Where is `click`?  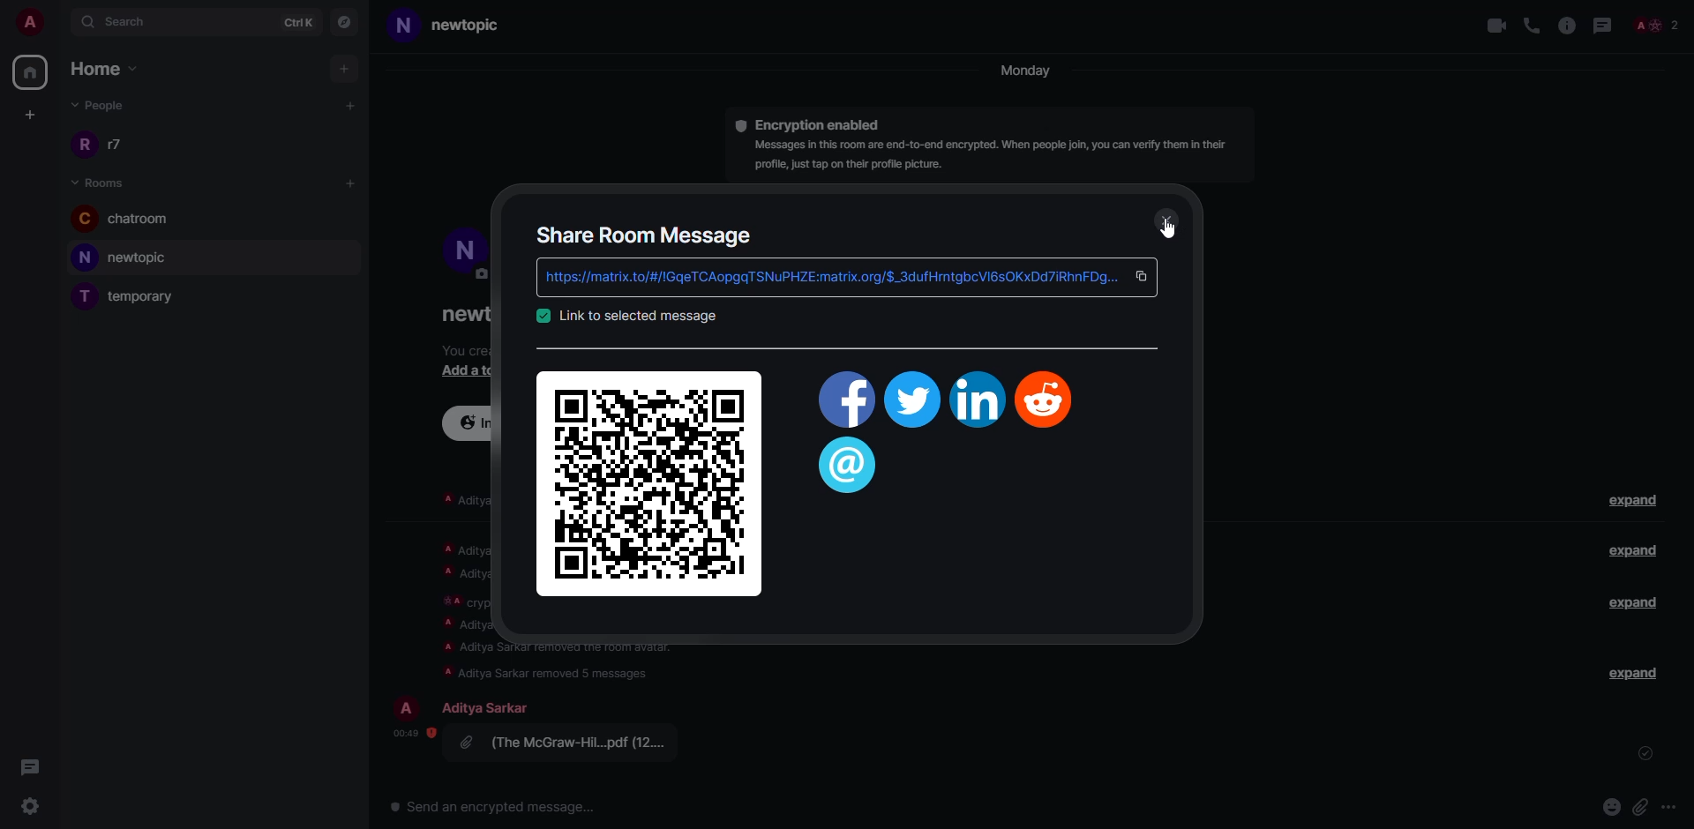
click is located at coordinates (1146, 275).